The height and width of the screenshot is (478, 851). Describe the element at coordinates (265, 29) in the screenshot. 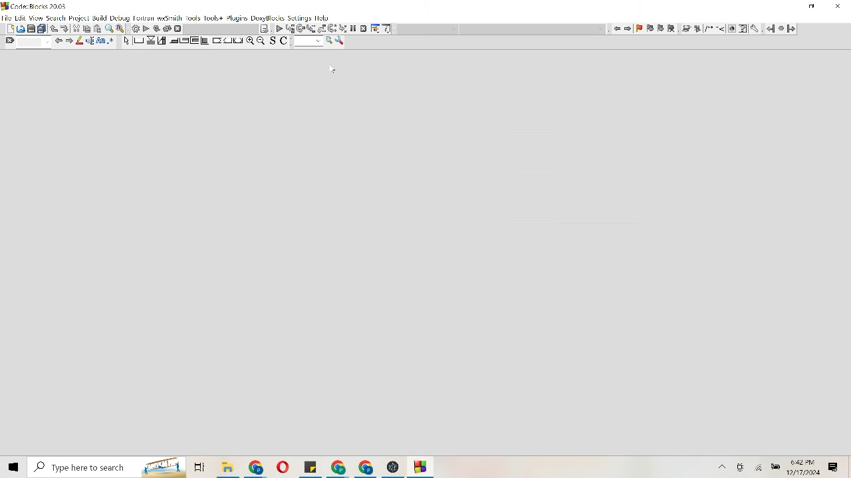

I see `Note` at that location.